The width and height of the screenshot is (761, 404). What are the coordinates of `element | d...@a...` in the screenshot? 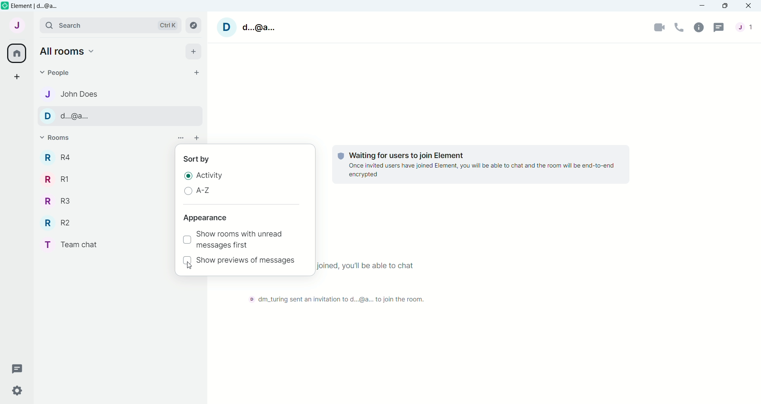 It's located at (38, 6).